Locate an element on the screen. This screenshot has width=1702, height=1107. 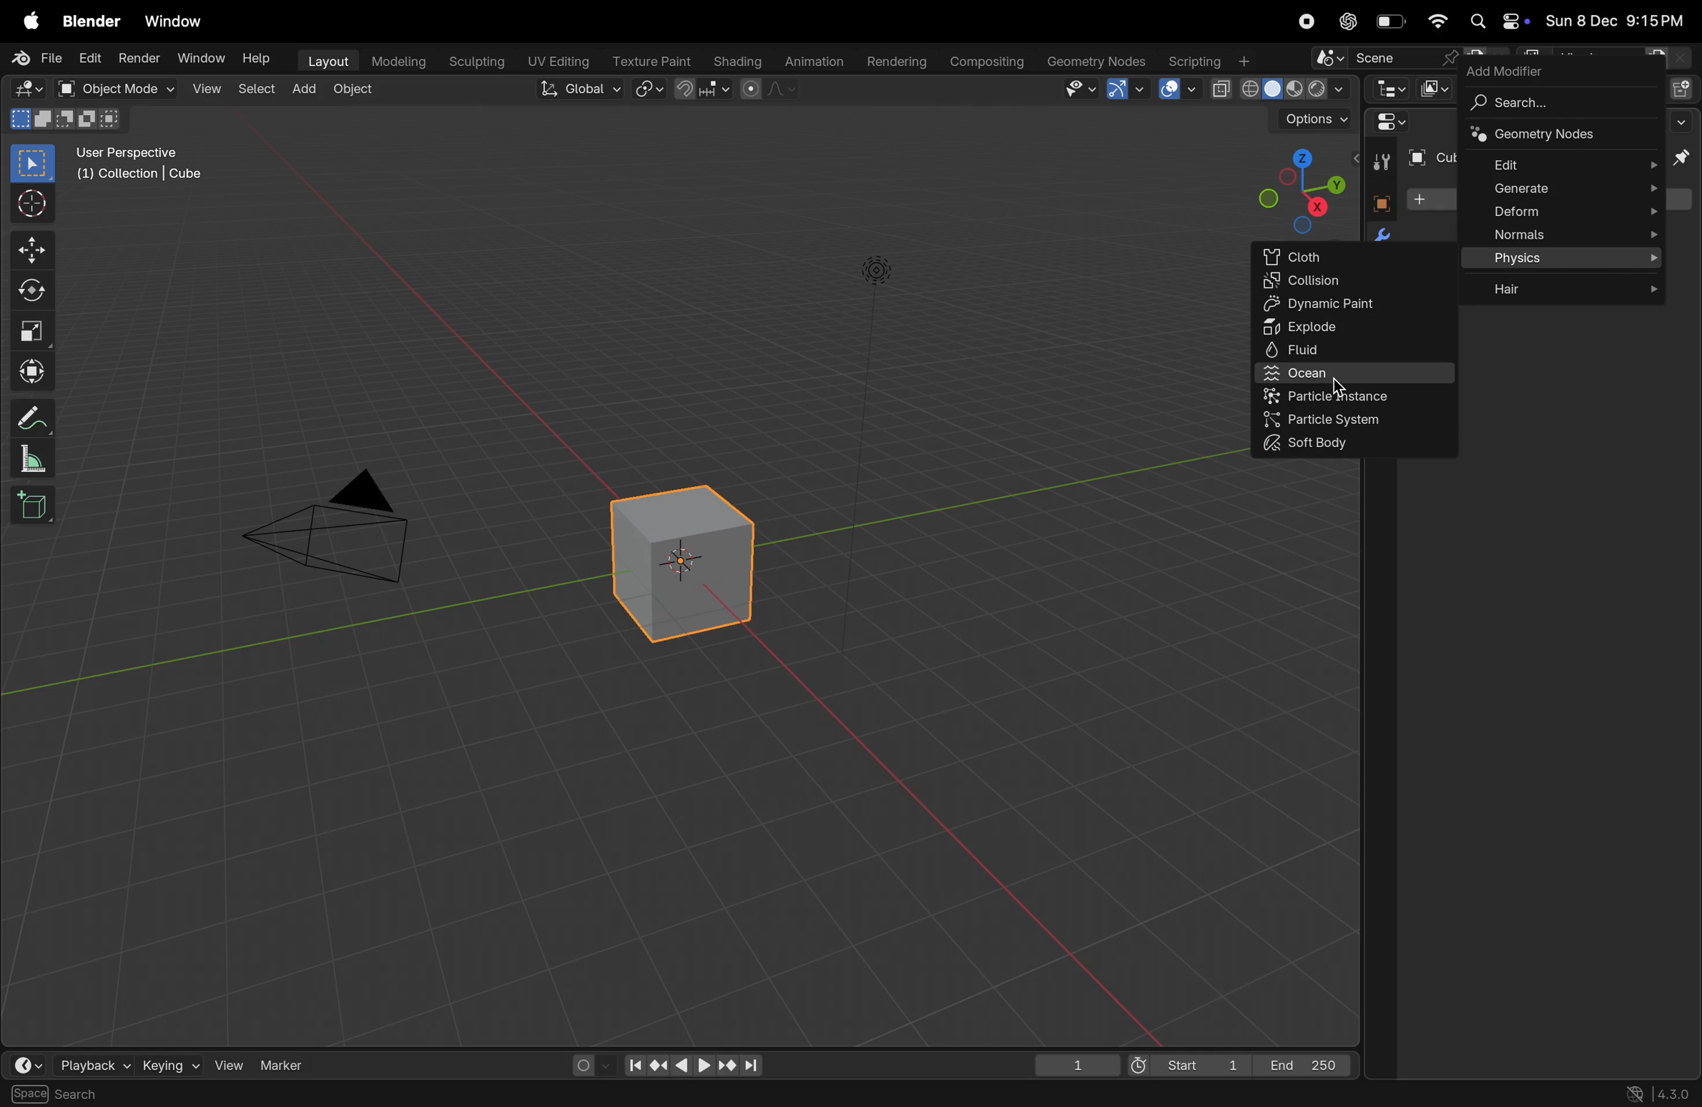
Start 1 is located at coordinates (1186, 1064).